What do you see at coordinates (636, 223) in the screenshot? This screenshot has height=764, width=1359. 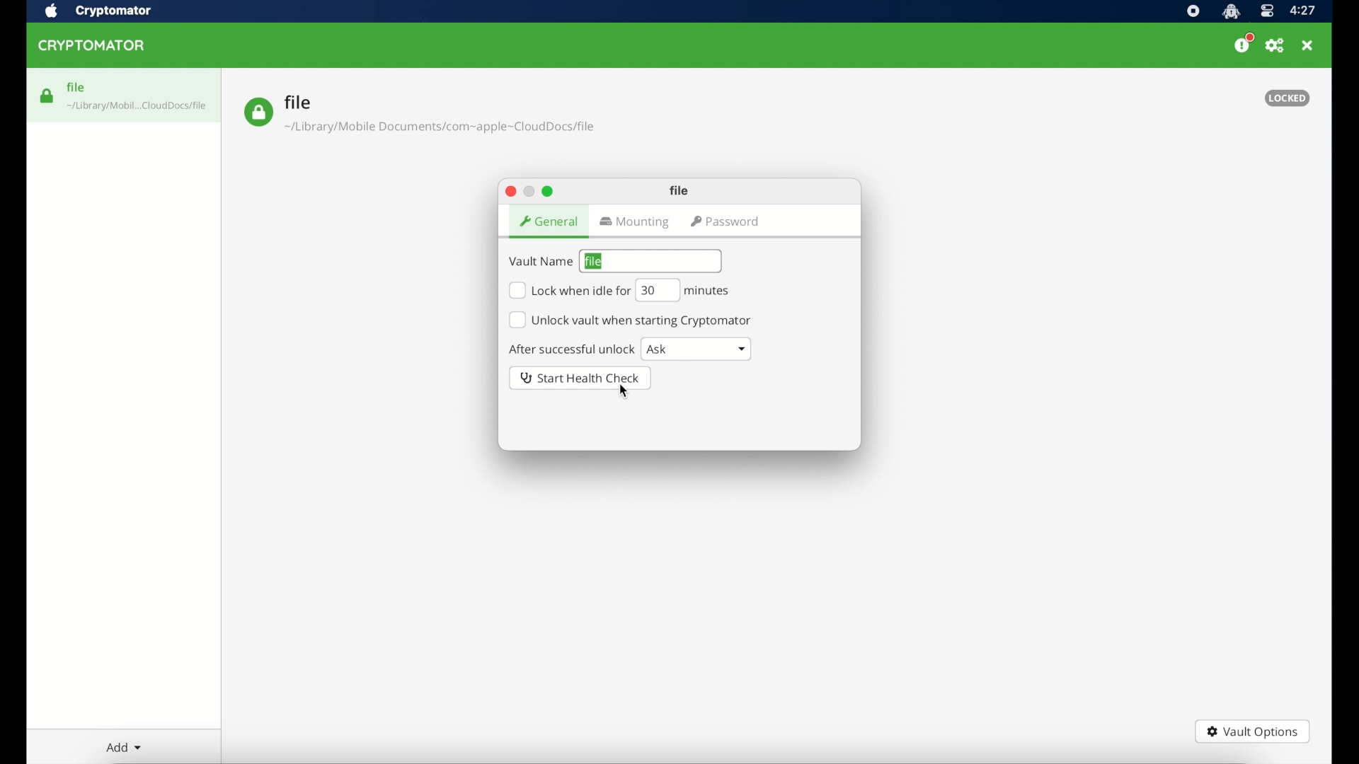 I see `mounting` at bounding box center [636, 223].